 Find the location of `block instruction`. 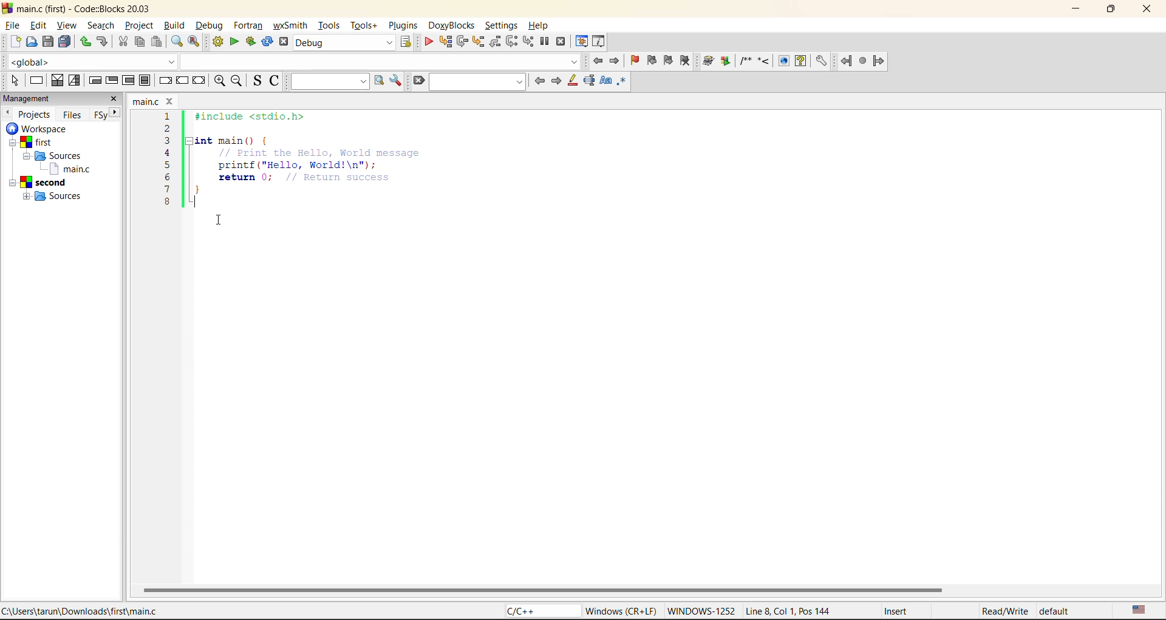

block instruction is located at coordinates (145, 80).